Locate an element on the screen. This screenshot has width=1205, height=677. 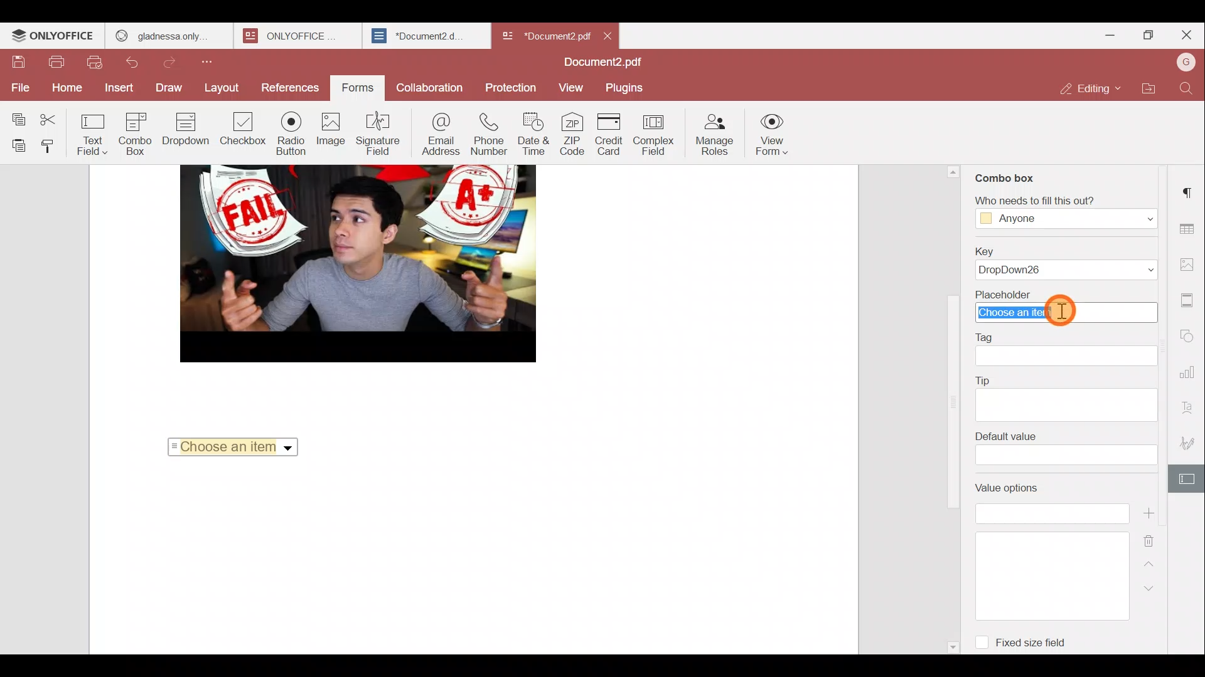
Collaboration is located at coordinates (429, 87).